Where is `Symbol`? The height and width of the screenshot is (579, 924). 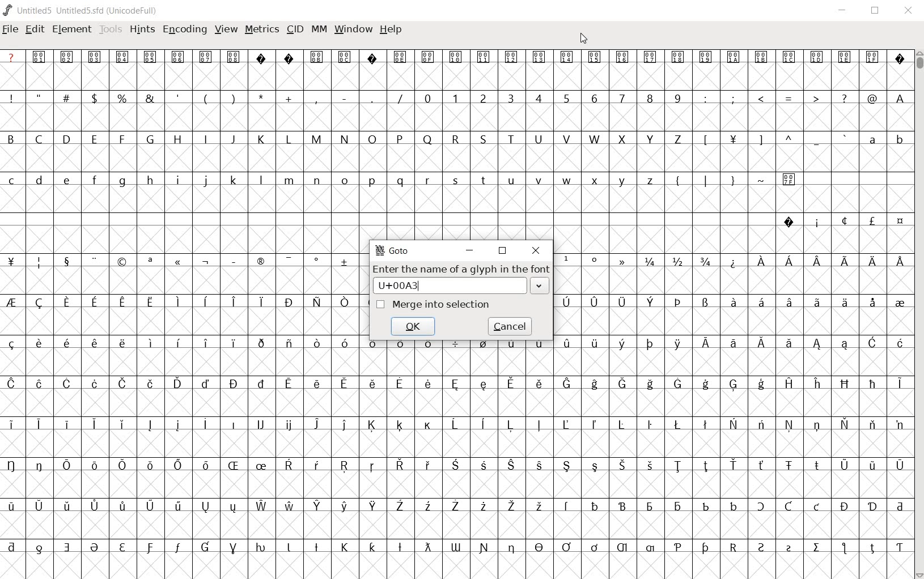 Symbol is located at coordinates (428, 425).